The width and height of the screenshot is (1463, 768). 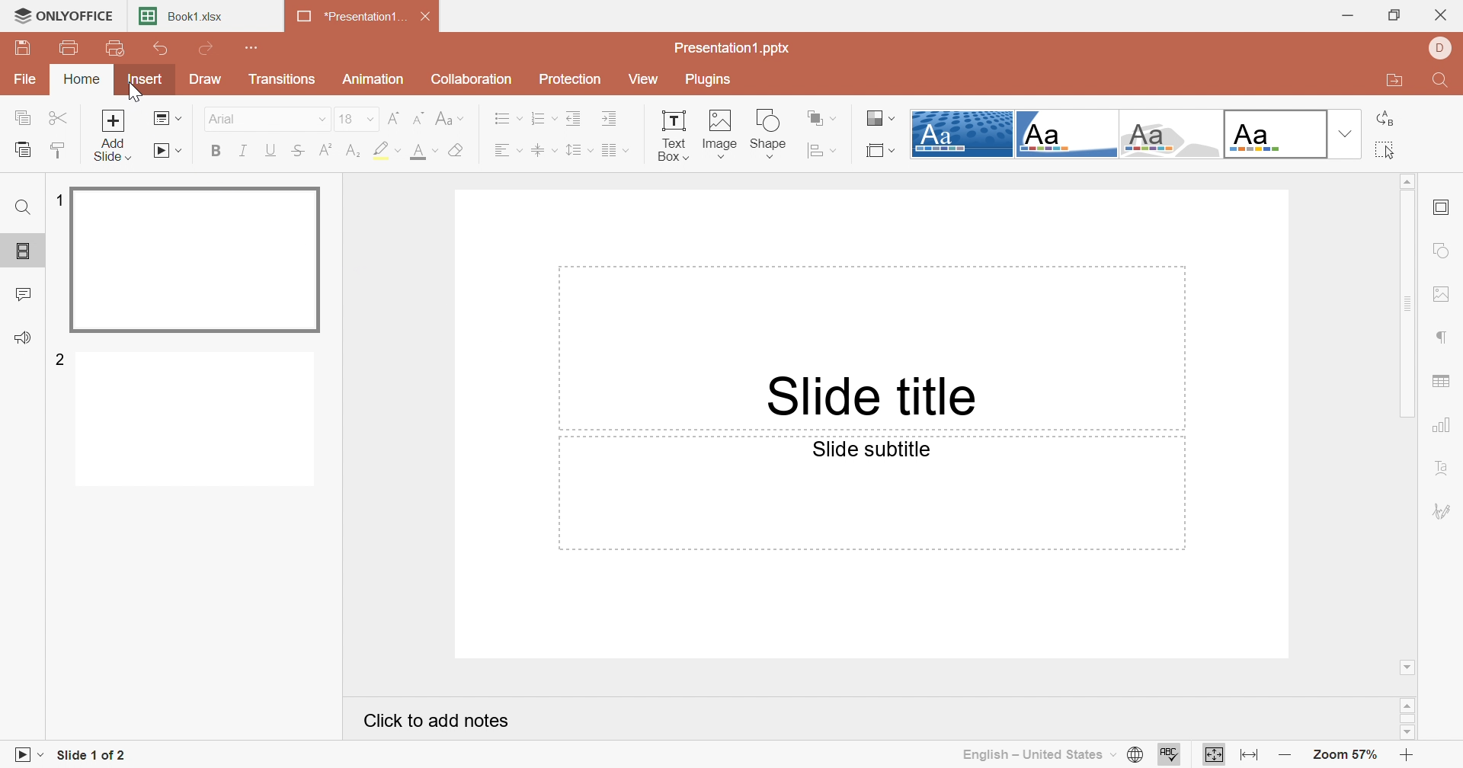 What do you see at coordinates (184, 18) in the screenshot?
I see `Book1.xlsx` at bounding box center [184, 18].